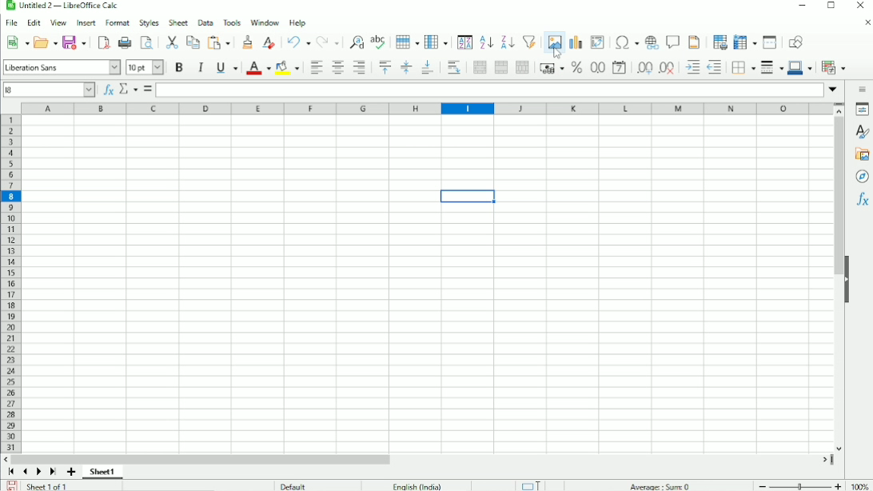  I want to click on Freeze rows and columns, so click(744, 42).